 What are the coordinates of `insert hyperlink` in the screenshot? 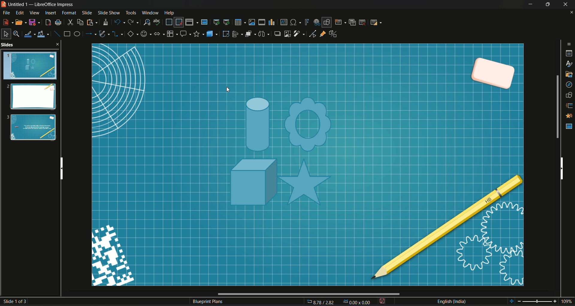 It's located at (316, 22).